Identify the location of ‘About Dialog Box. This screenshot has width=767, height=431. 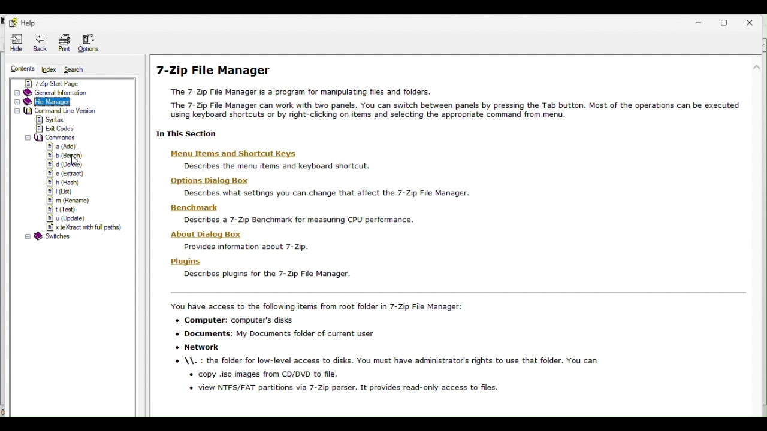
(202, 233).